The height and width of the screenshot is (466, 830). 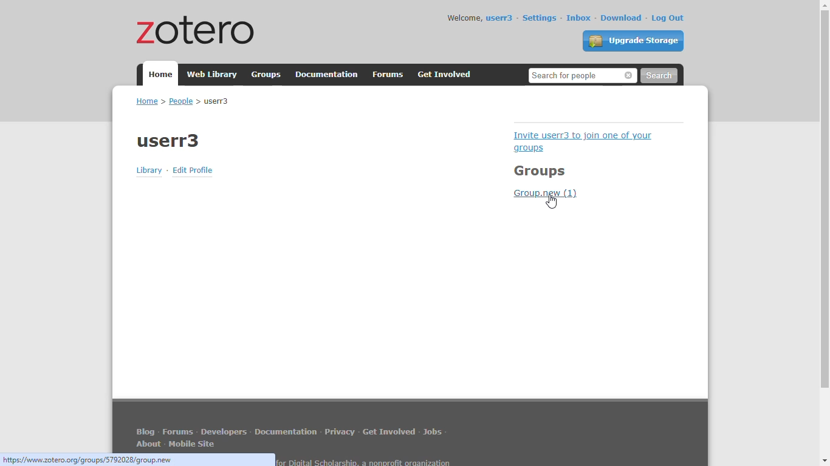 What do you see at coordinates (139, 459) in the screenshot?
I see `link` at bounding box center [139, 459].